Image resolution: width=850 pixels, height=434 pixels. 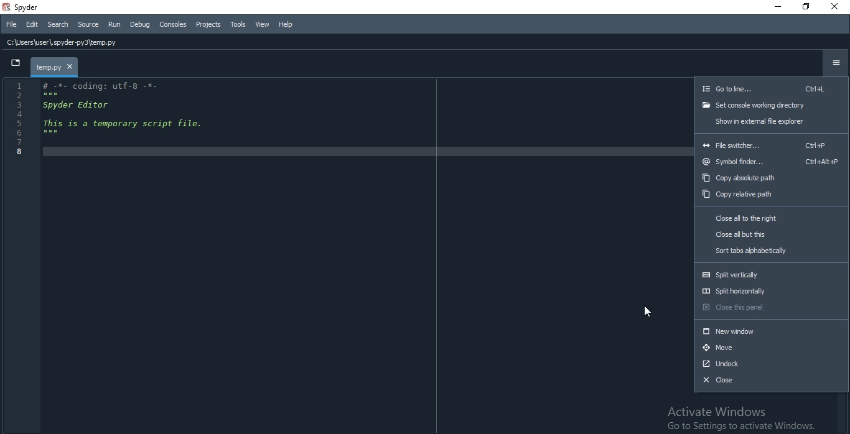 What do you see at coordinates (772, 105) in the screenshot?
I see `set console working directory` at bounding box center [772, 105].